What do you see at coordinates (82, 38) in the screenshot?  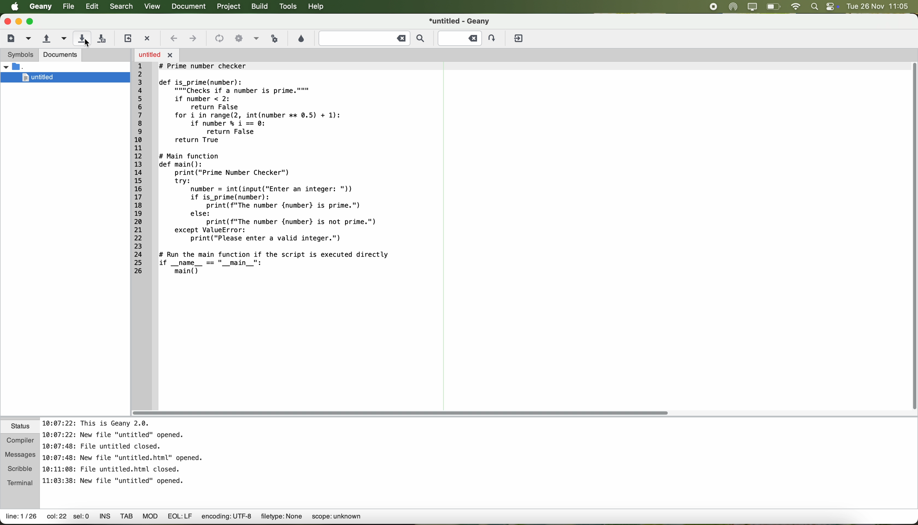 I see `click on save the current file` at bounding box center [82, 38].